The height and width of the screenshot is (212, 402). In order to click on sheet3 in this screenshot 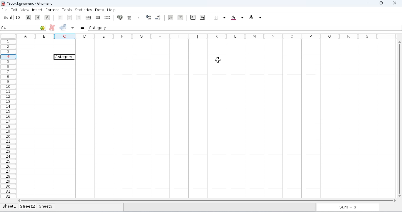, I will do `click(46, 206)`.